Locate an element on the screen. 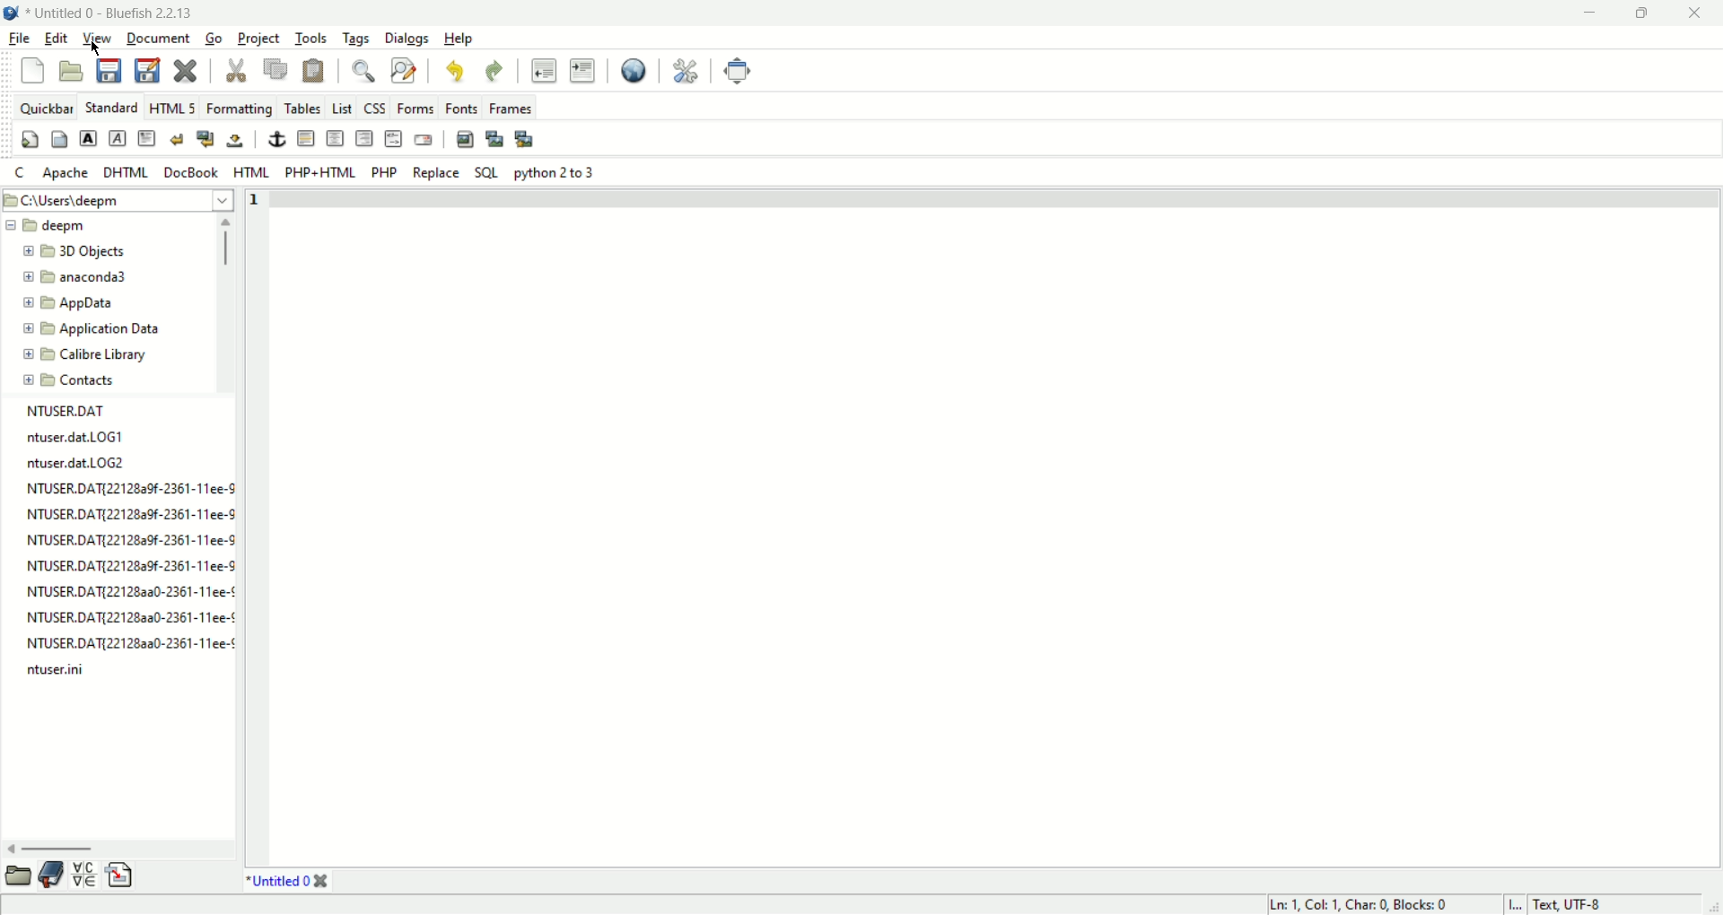 This screenshot has width=1723, height=915. tools is located at coordinates (310, 37).